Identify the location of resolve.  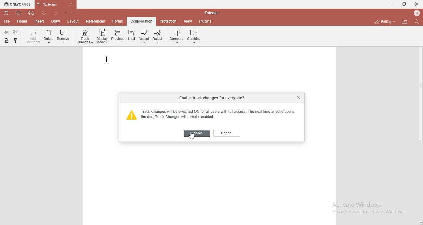
(63, 37).